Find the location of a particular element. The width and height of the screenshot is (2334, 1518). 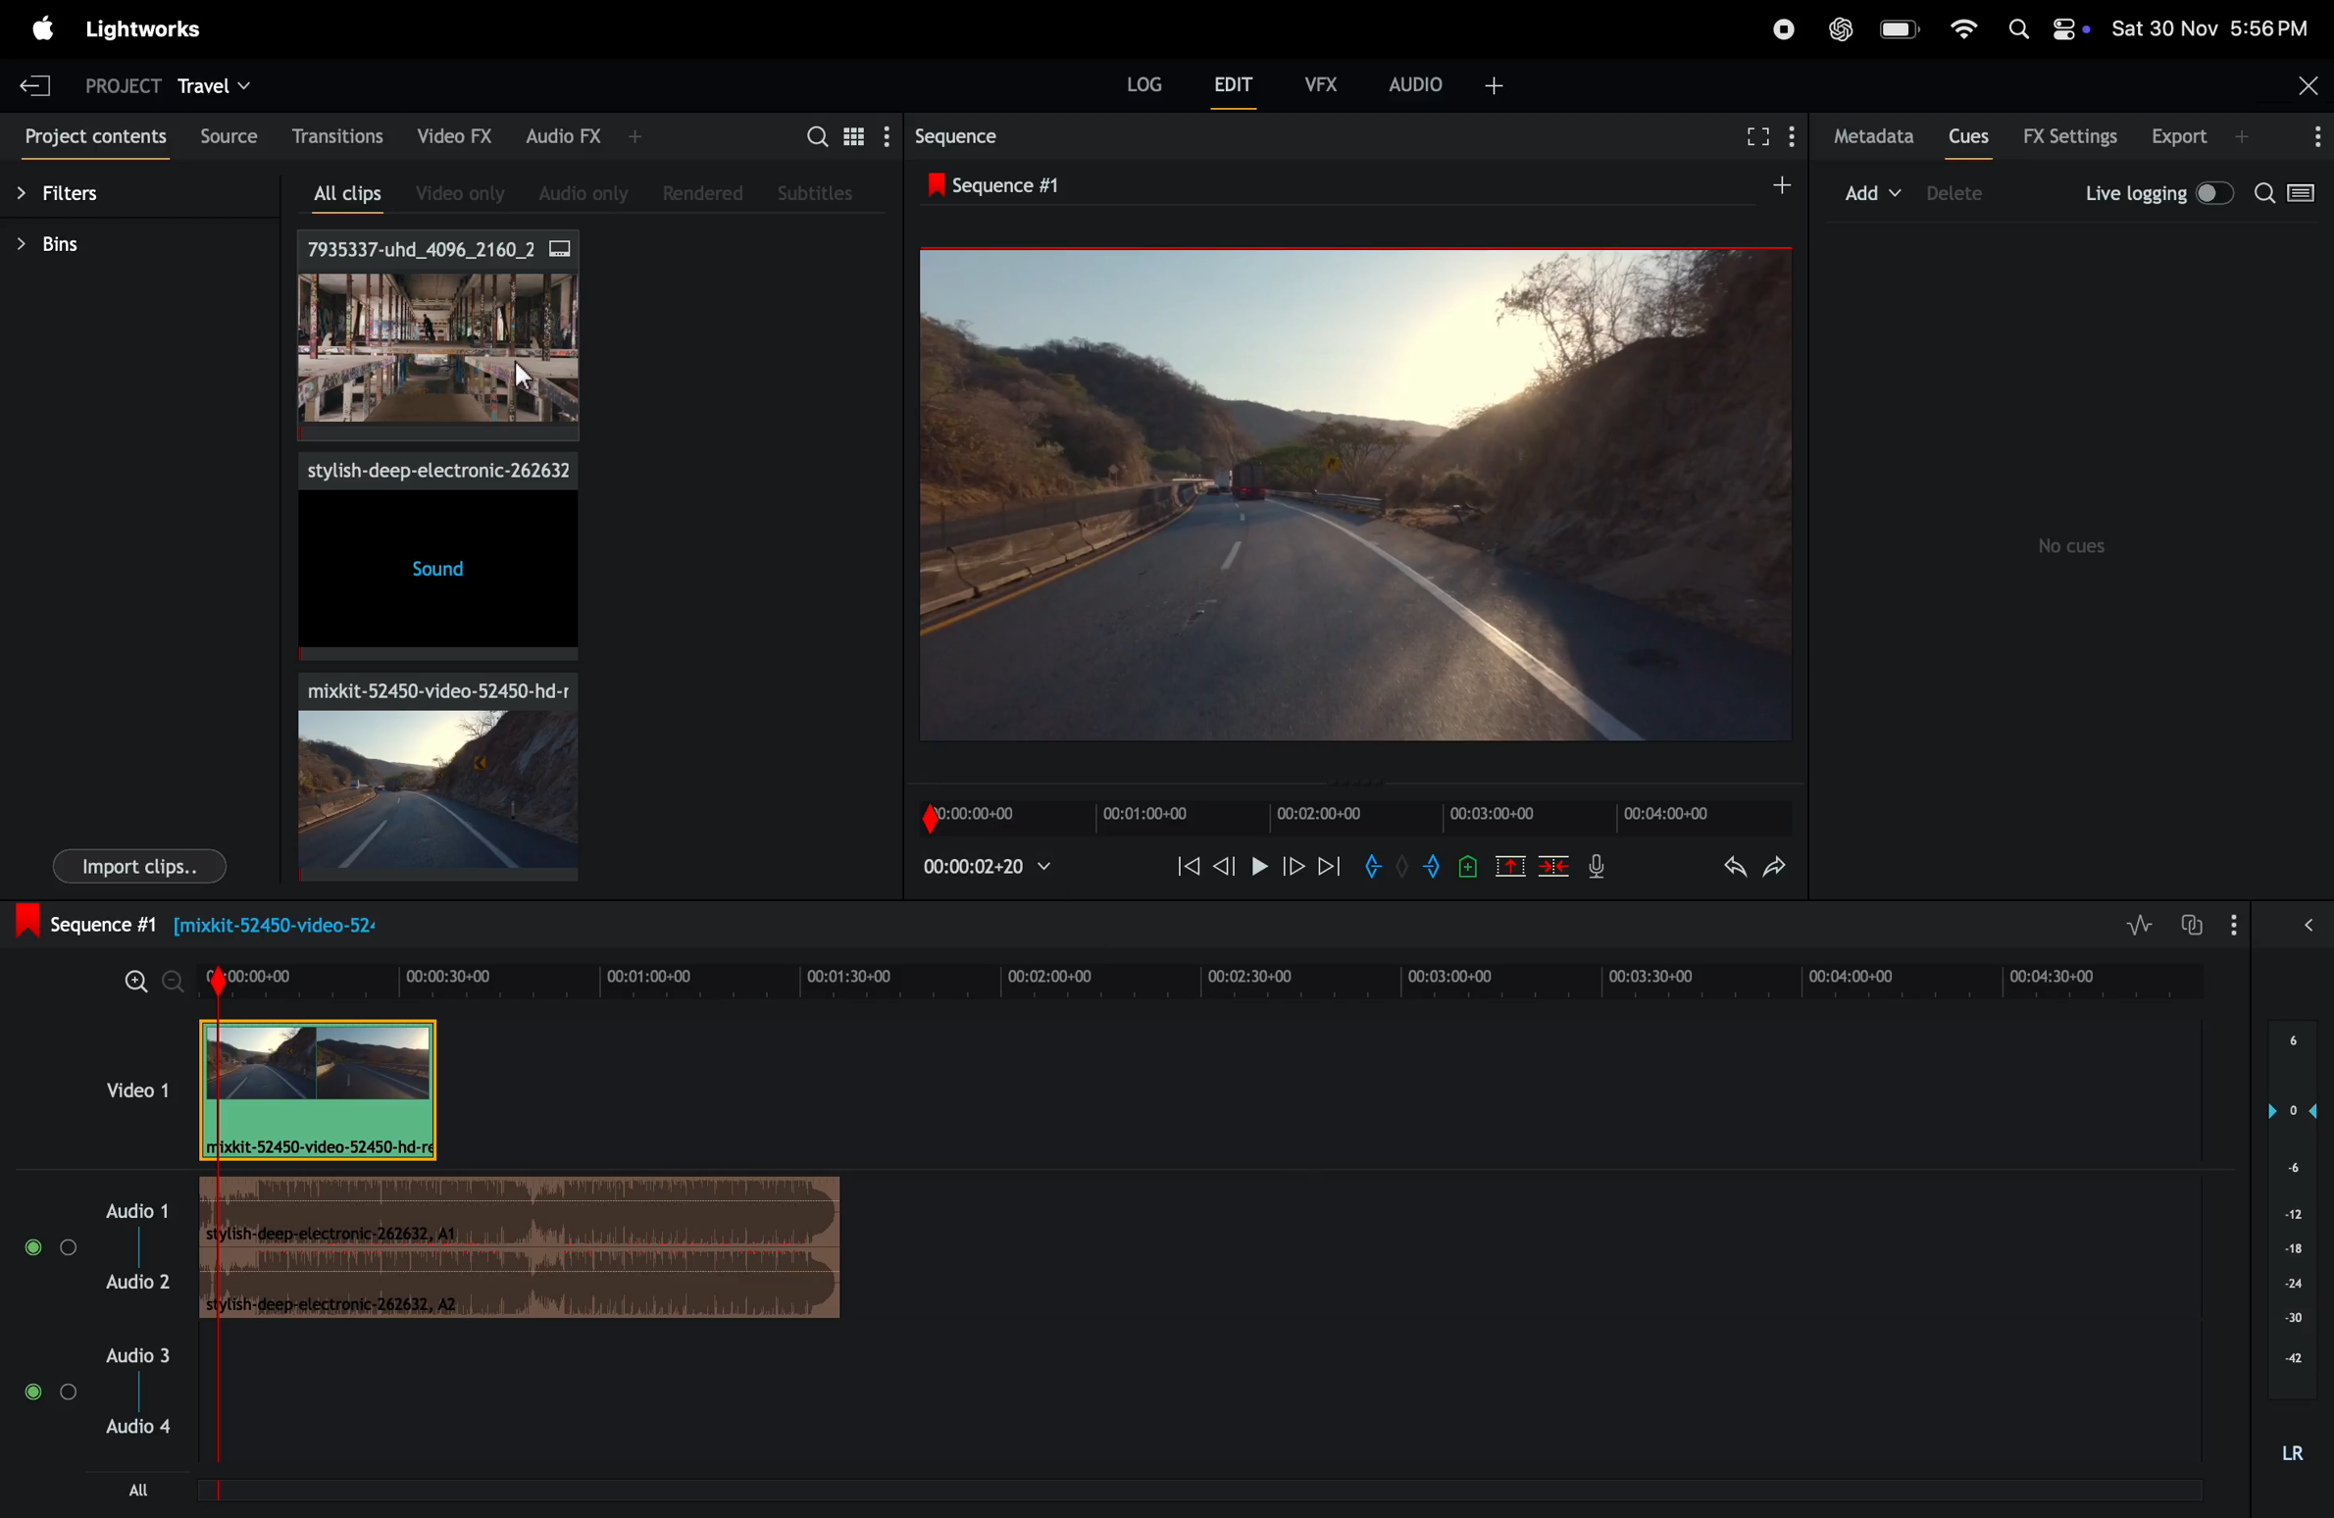

rewind is located at coordinates (1185, 864).